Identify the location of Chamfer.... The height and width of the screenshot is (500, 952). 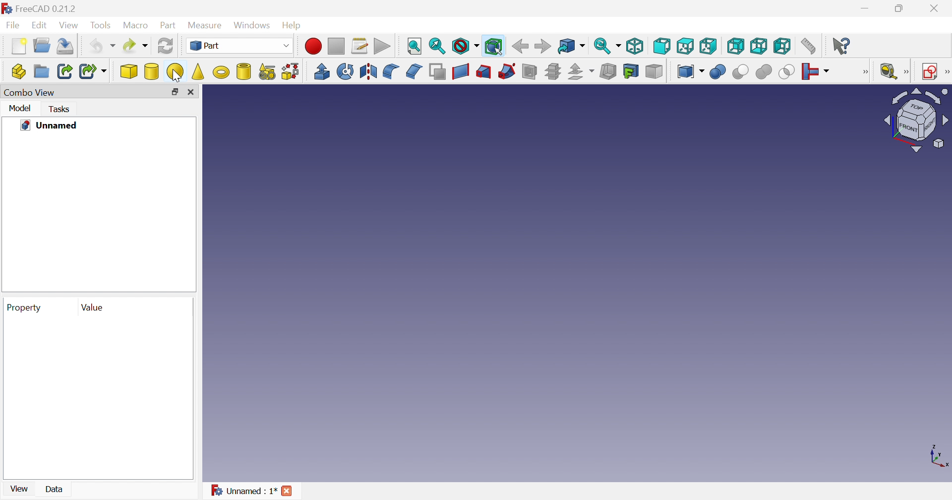
(415, 71).